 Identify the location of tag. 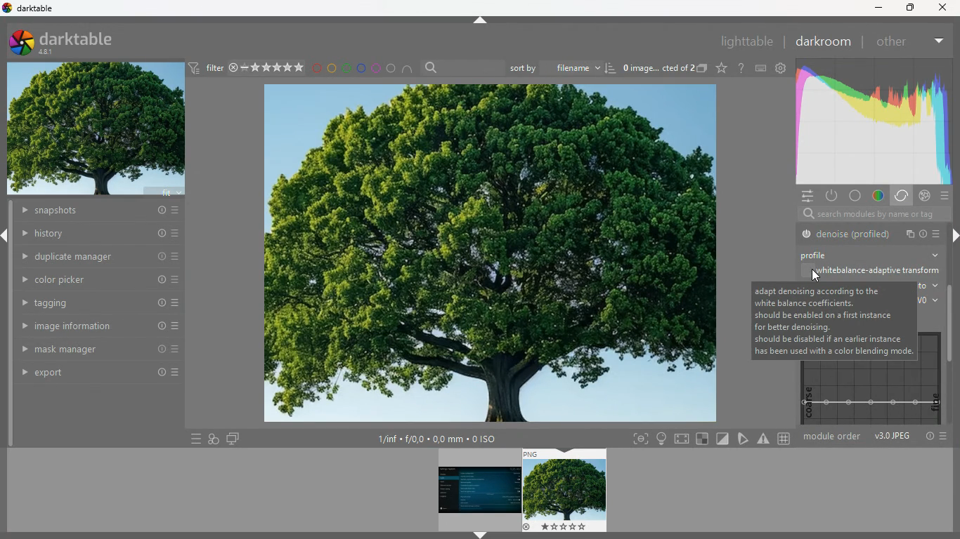
(742, 438).